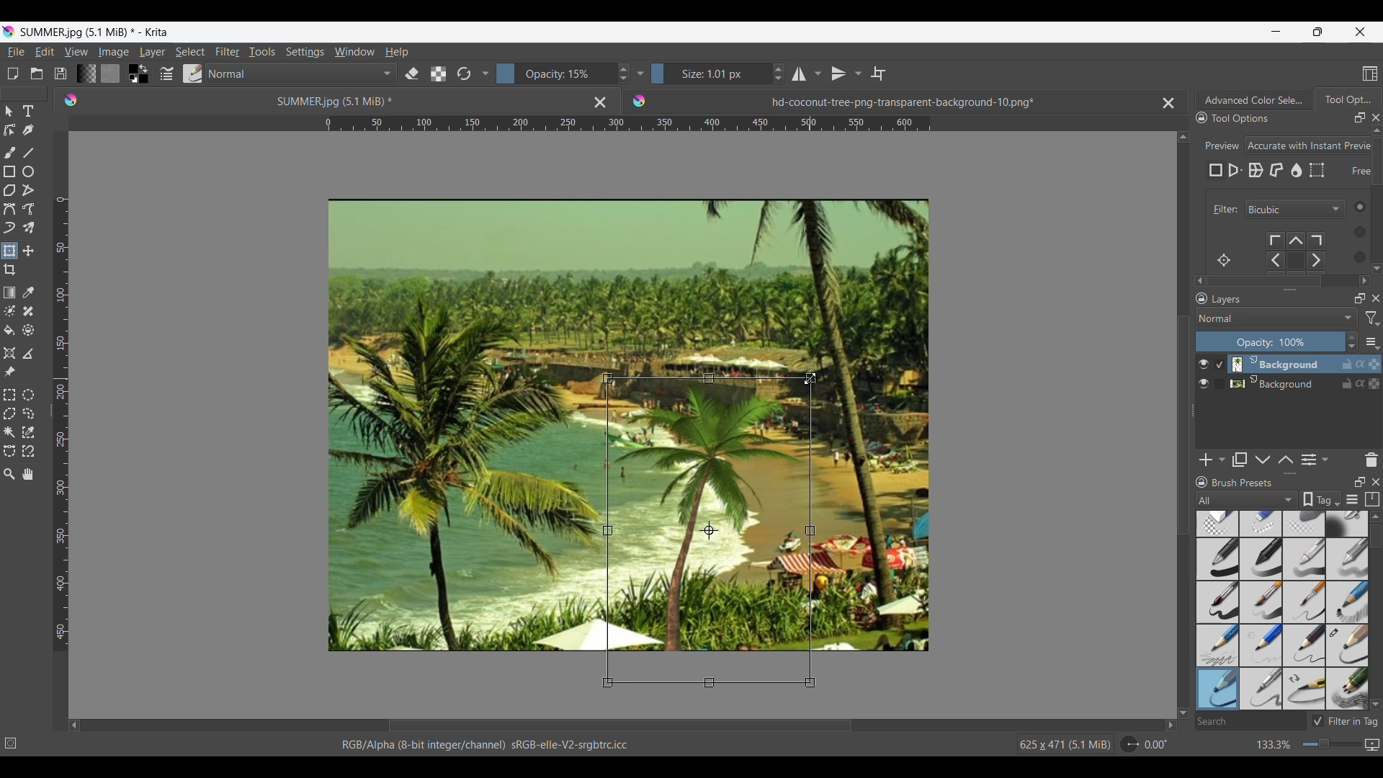 Image resolution: width=1383 pixels, height=778 pixels. I want to click on Freehand path tool, so click(27, 209).